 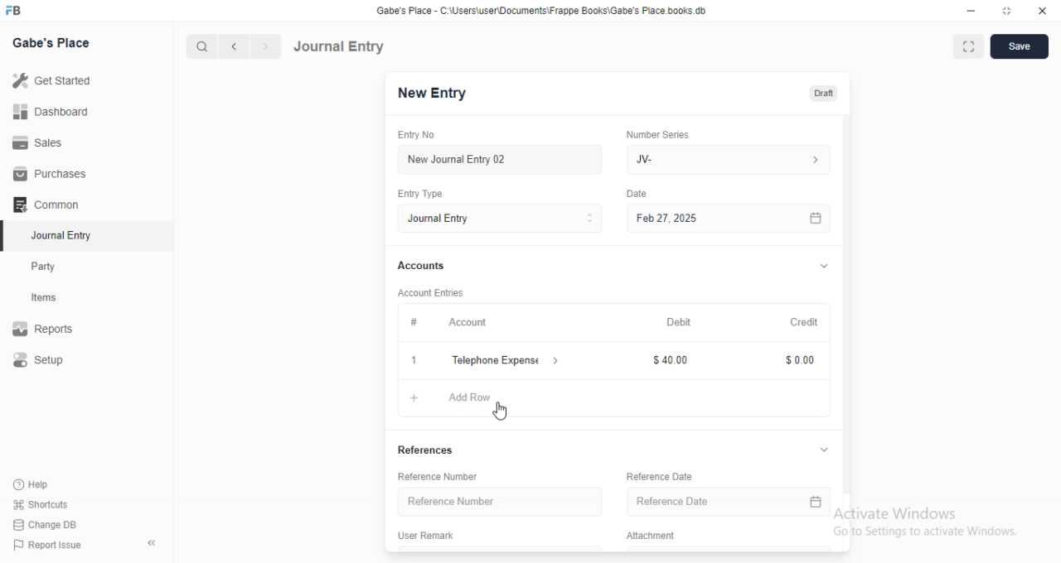 I want to click on ‘Common, so click(x=47, y=204).